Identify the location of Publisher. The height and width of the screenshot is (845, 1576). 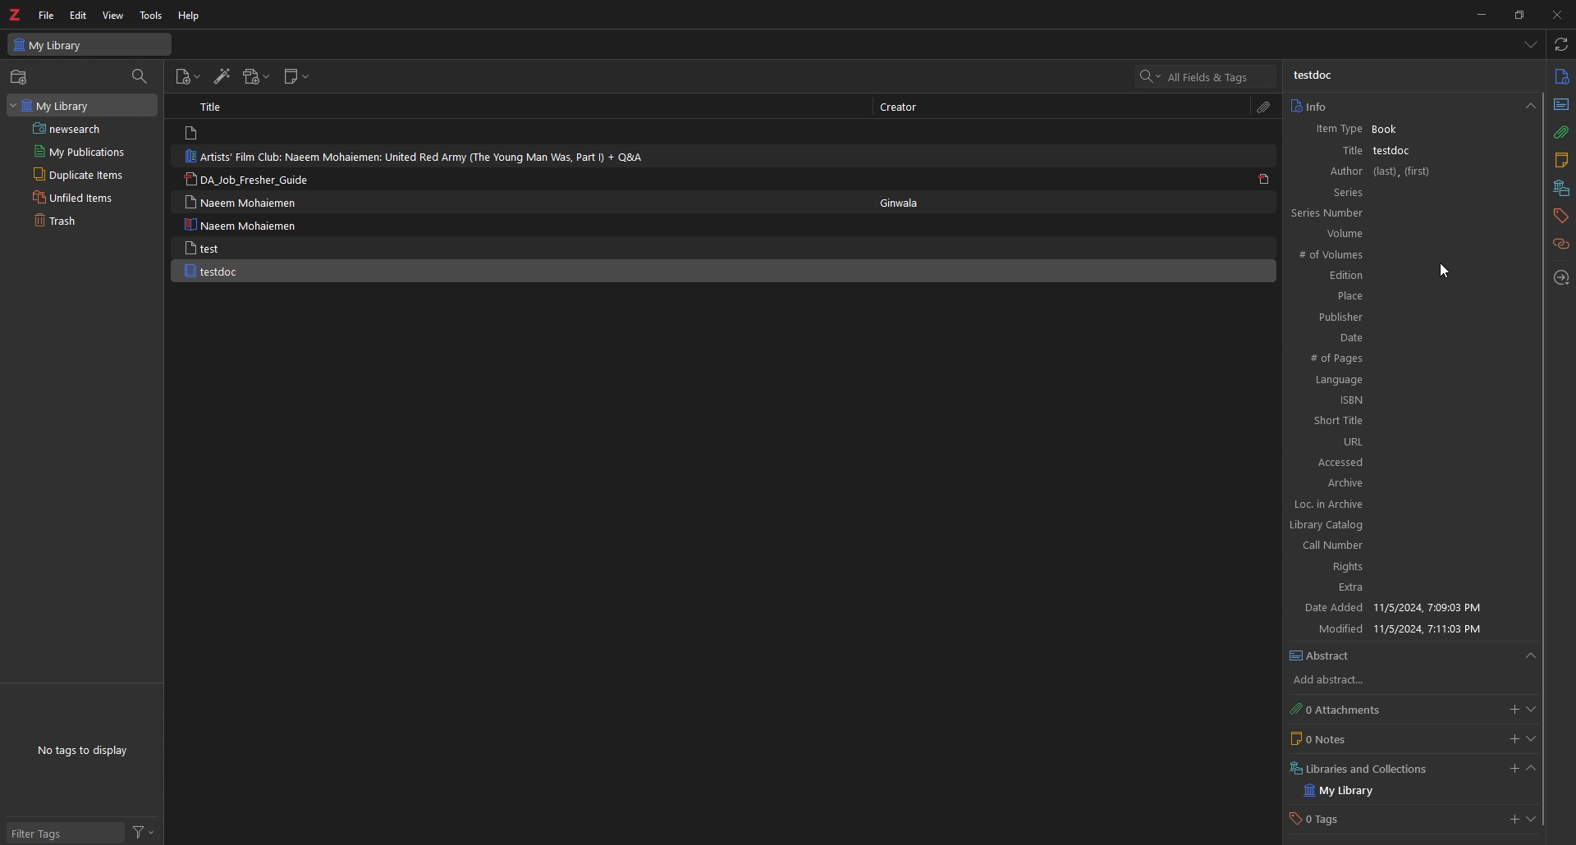
(1413, 317).